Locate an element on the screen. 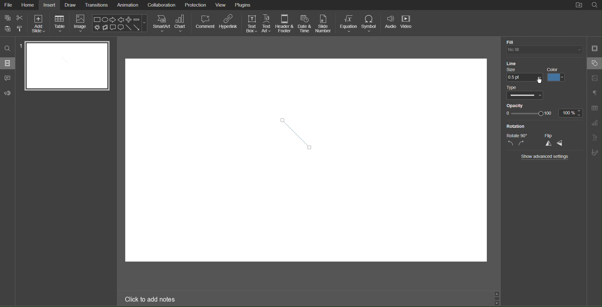 The width and height of the screenshot is (602, 307). Rotation is located at coordinates (518, 126).